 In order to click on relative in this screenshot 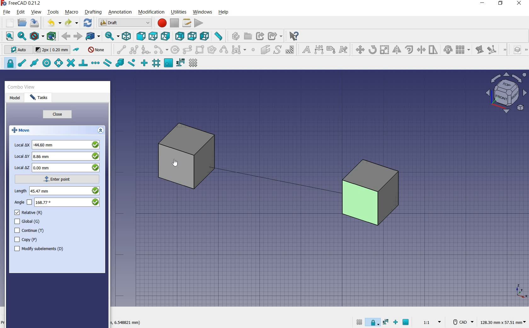, I will do `click(29, 212)`.